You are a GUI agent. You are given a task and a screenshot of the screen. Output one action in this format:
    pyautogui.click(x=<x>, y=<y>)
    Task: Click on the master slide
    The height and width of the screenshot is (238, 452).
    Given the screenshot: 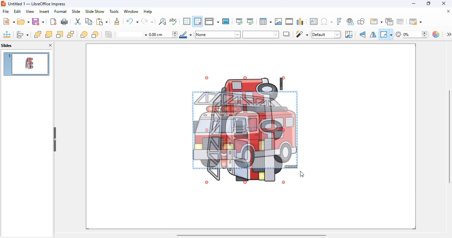 What is the action you would take?
    pyautogui.click(x=226, y=21)
    